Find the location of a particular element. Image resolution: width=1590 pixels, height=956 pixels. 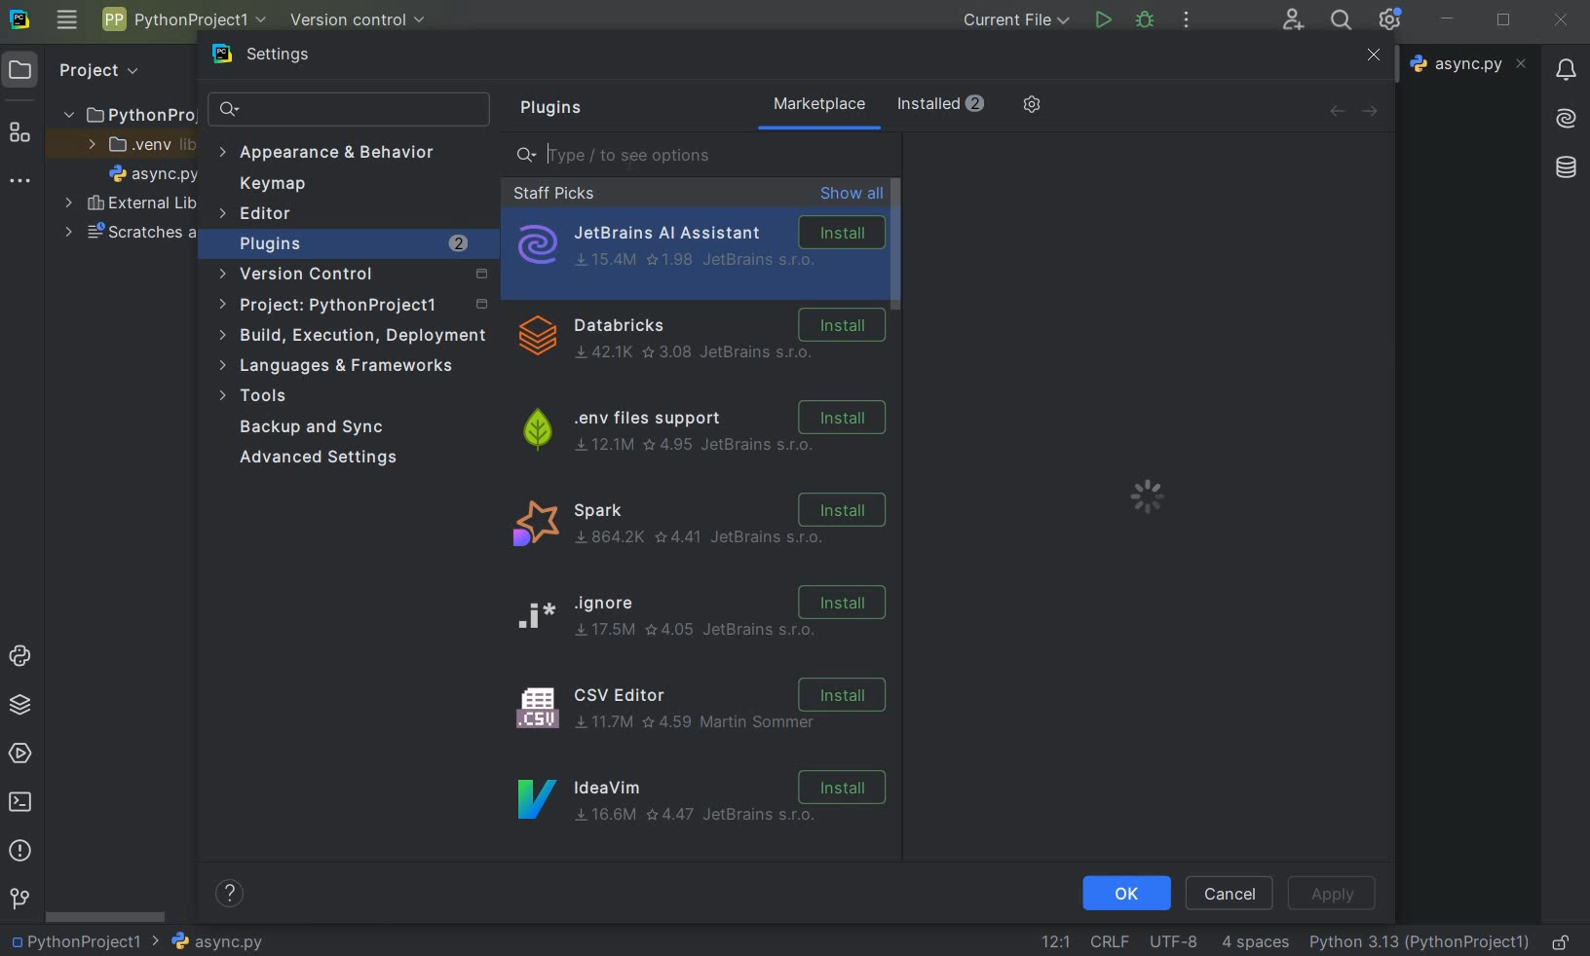

tools is located at coordinates (258, 398).